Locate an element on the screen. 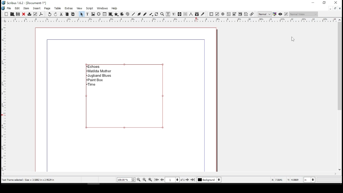 This screenshot has height=193, width=343. scroll bar is located at coordinates (339, 97).